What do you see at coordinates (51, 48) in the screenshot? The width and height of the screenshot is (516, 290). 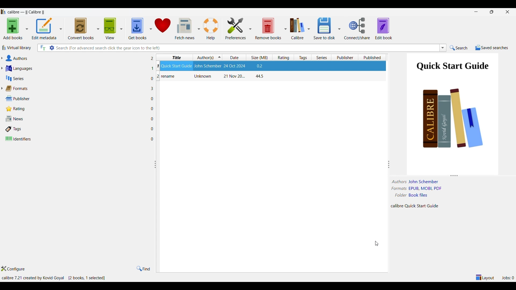 I see `Advanced search` at bounding box center [51, 48].